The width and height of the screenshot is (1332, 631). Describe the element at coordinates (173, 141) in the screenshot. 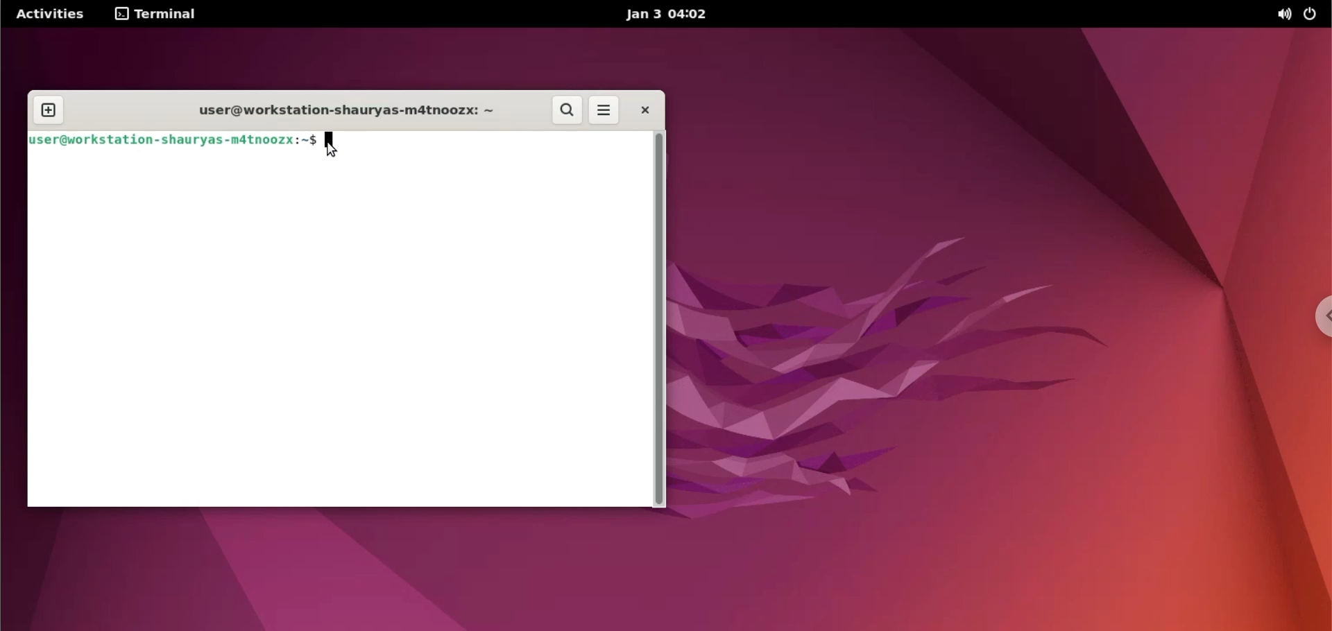

I see `user@workstation- shauryas-m4tnoozx:-` at that location.